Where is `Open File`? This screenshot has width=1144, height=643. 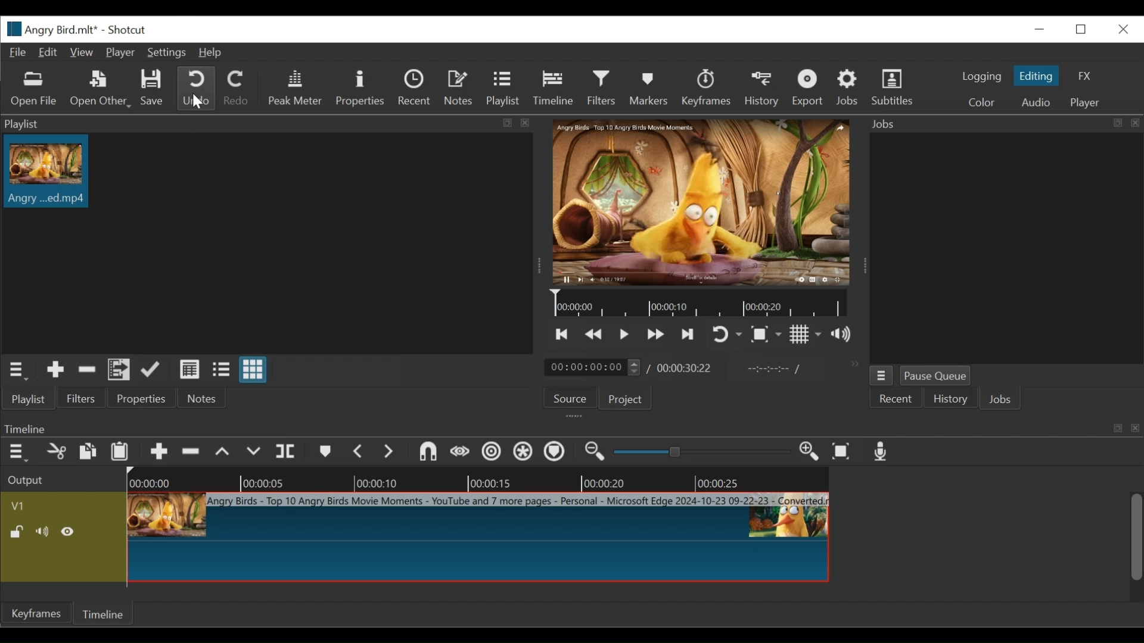 Open File is located at coordinates (31, 88).